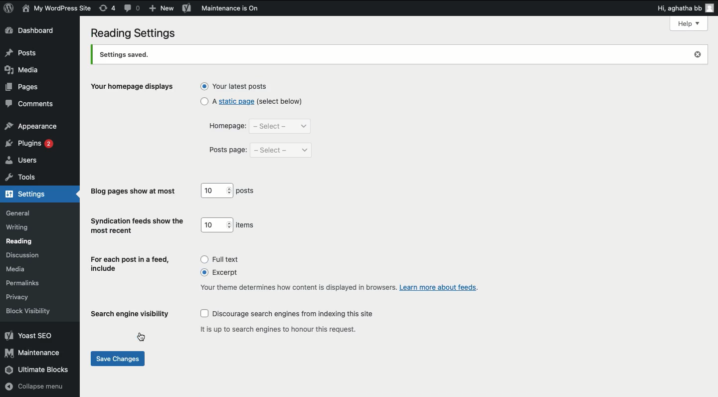  I want to click on my wordpress site, so click(57, 9).